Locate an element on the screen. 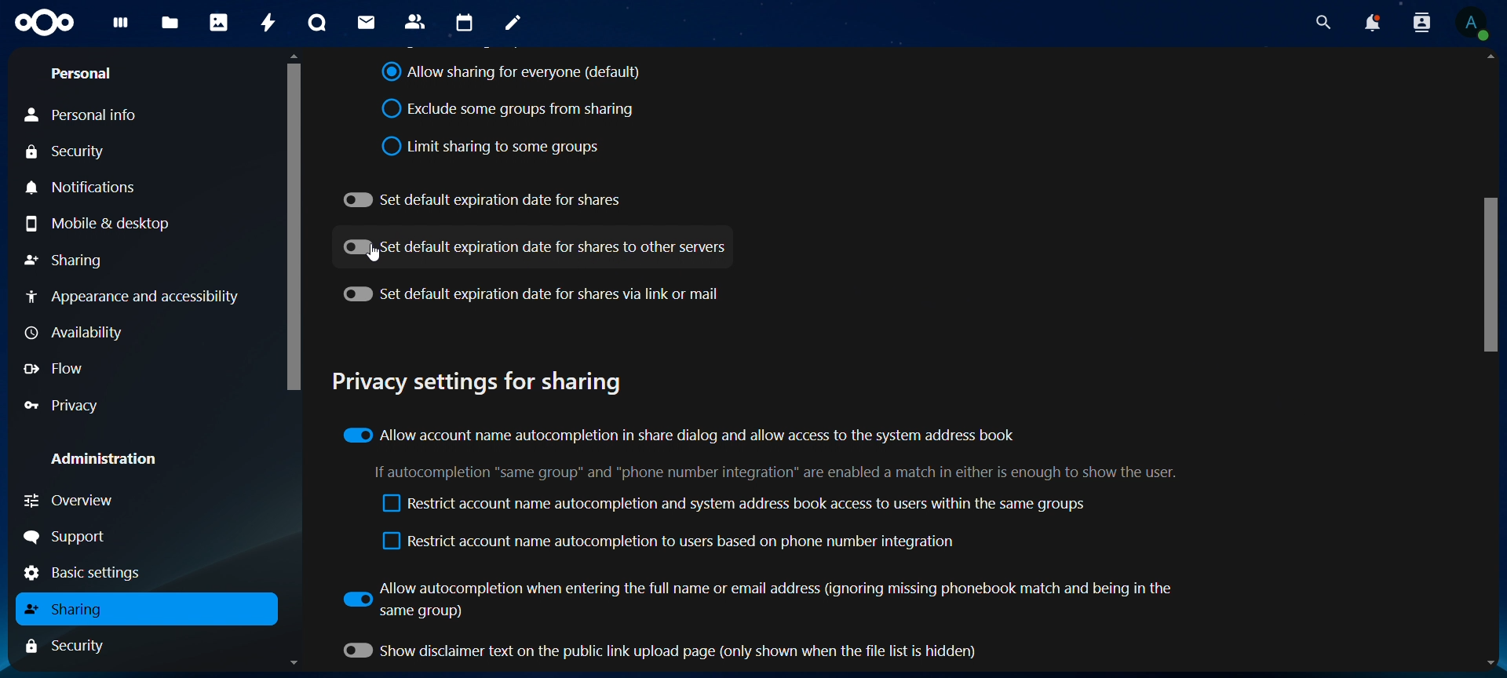 This screenshot has height=678, width=1507. set default expiration date for shares is located at coordinates (485, 198).